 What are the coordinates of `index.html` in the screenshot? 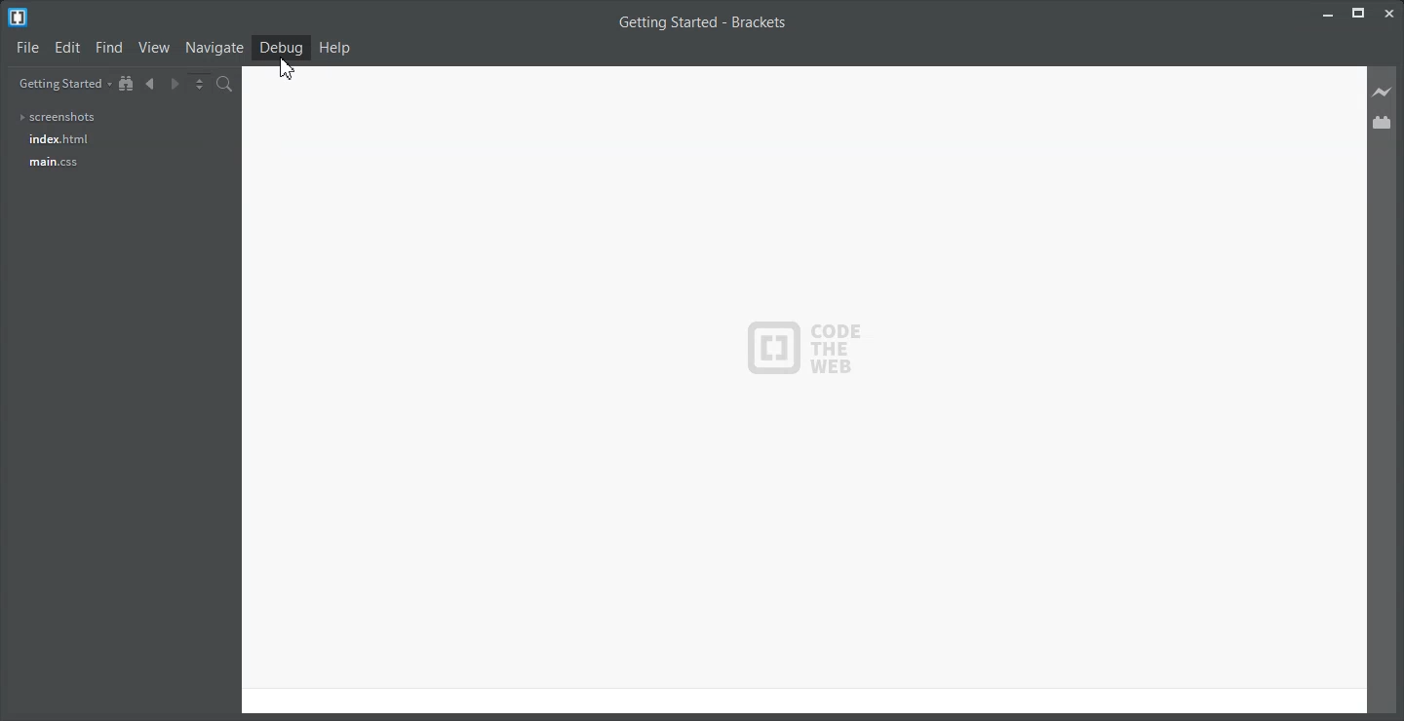 It's located at (58, 138).